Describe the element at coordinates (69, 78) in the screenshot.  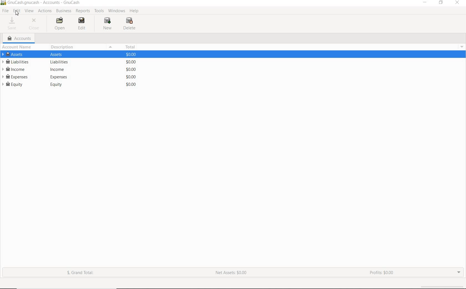
I see `EXPENSES` at that location.